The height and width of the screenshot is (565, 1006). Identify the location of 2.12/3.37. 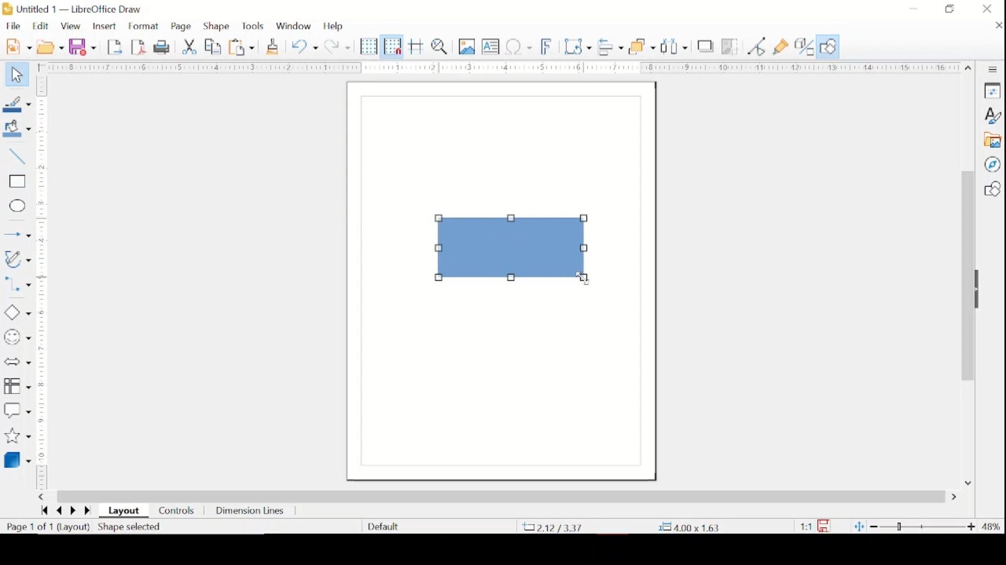
(555, 527).